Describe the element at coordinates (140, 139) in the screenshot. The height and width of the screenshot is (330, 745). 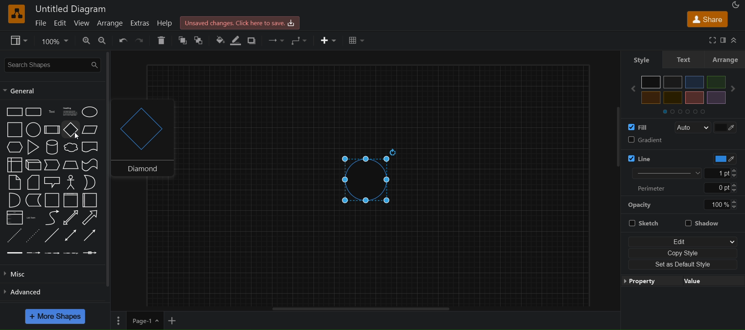
I see `diamond` at that location.